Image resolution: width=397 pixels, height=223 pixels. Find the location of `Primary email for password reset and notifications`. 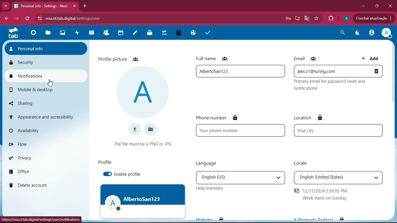

Primary email for password reset and notifications is located at coordinates (330, 85).